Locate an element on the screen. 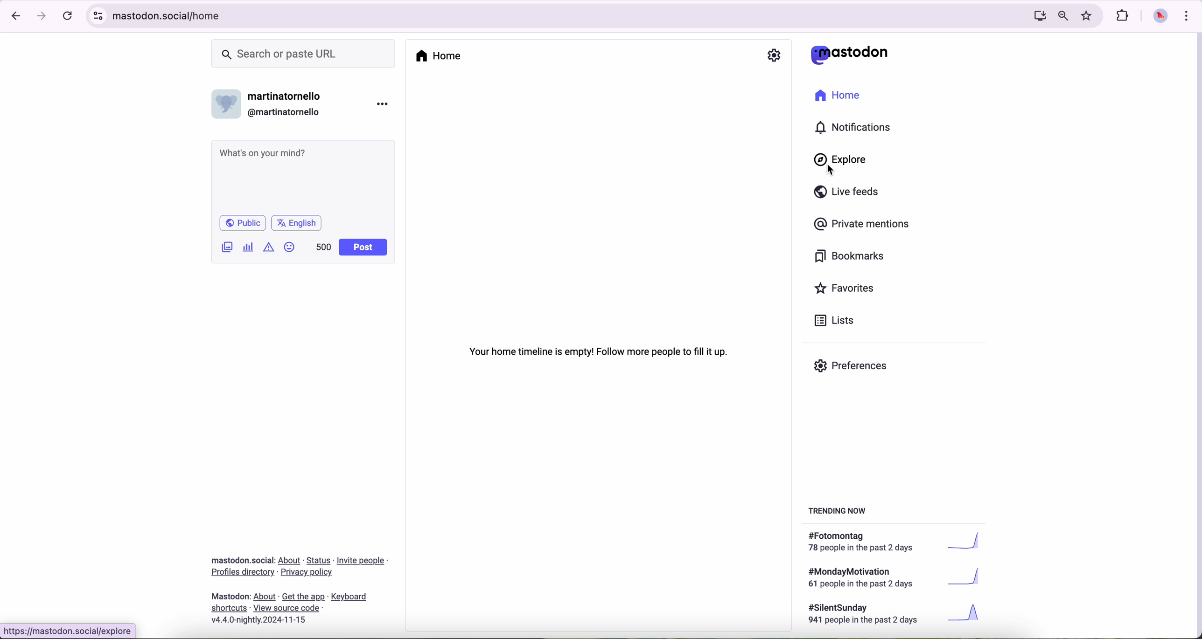 The image size is (1202, 639). about is located at coordinates (299, 587).